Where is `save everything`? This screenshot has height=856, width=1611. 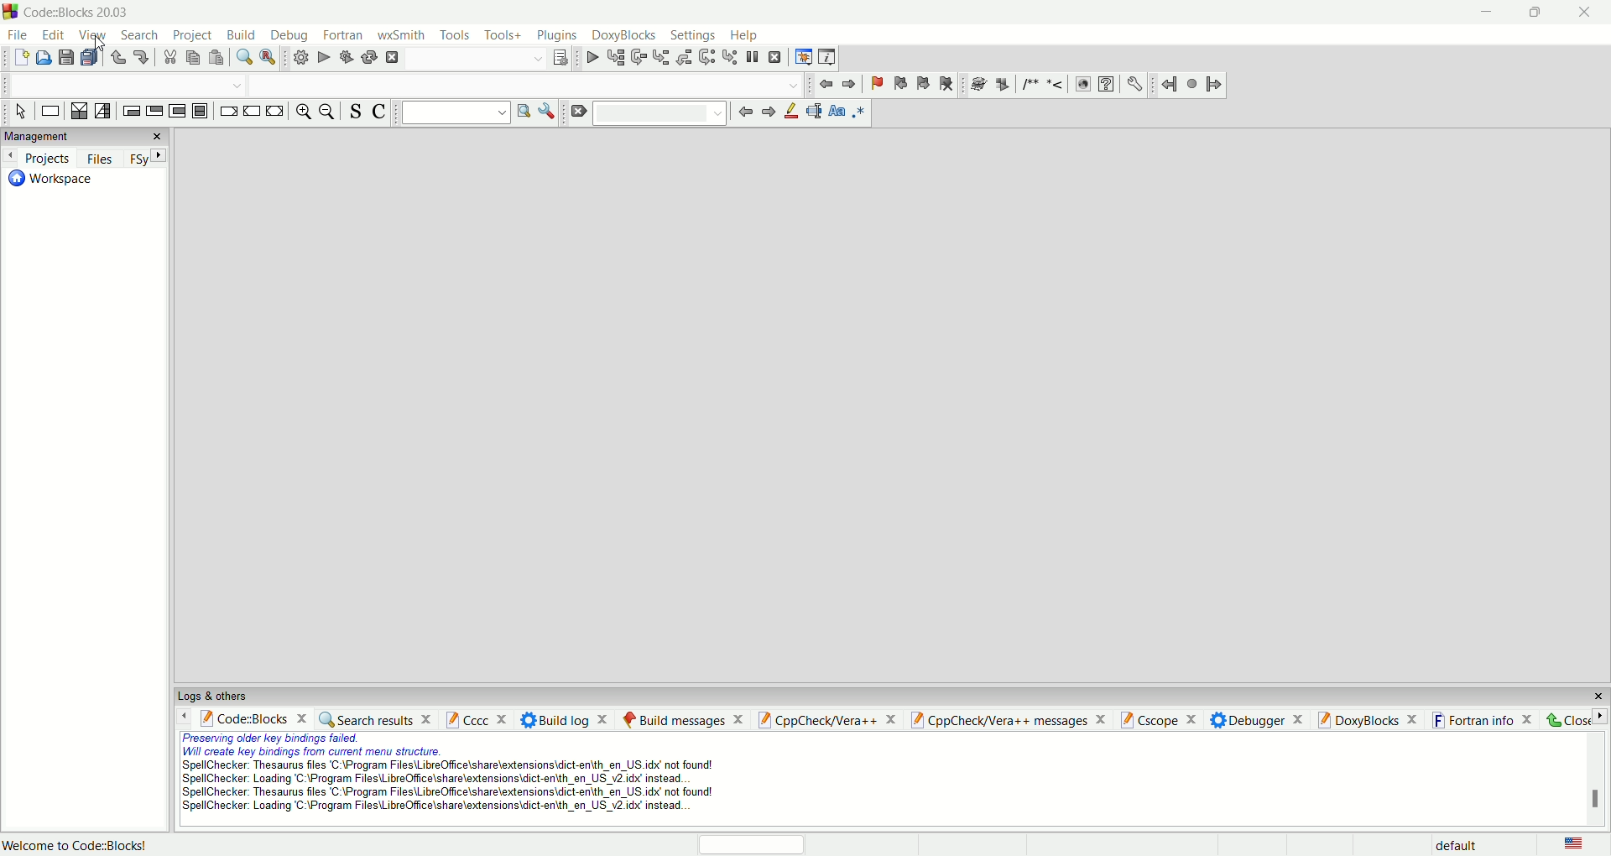
save everything is located at coordinates (91, 57).